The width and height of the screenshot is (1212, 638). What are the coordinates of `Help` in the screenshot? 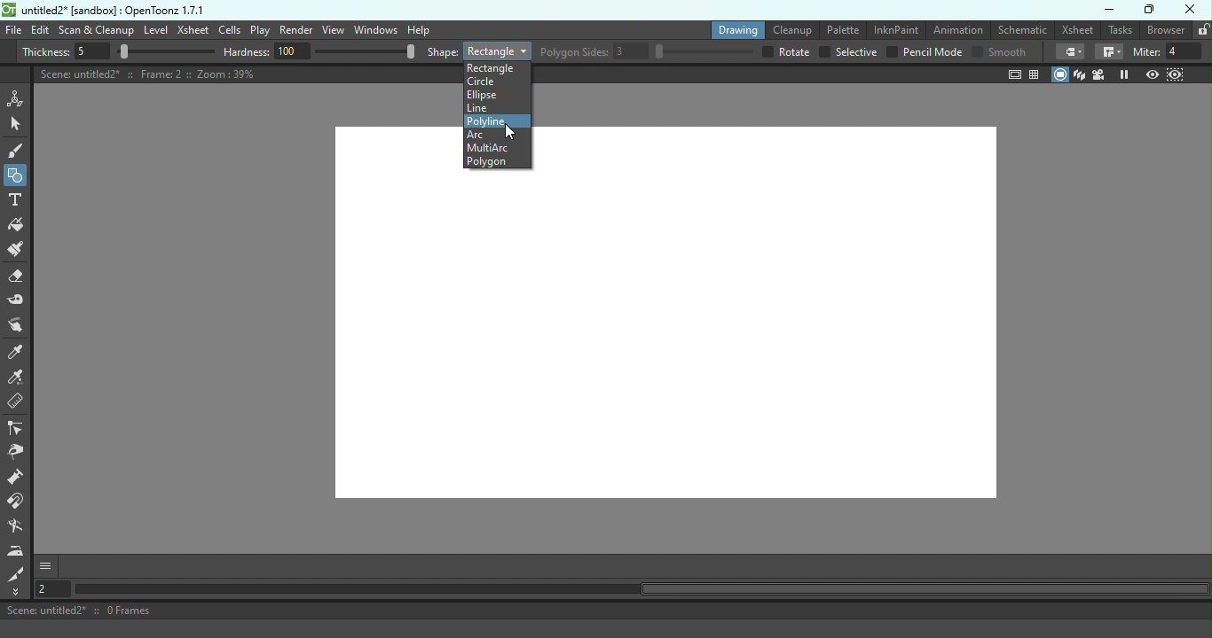 It's located at (418, 29).